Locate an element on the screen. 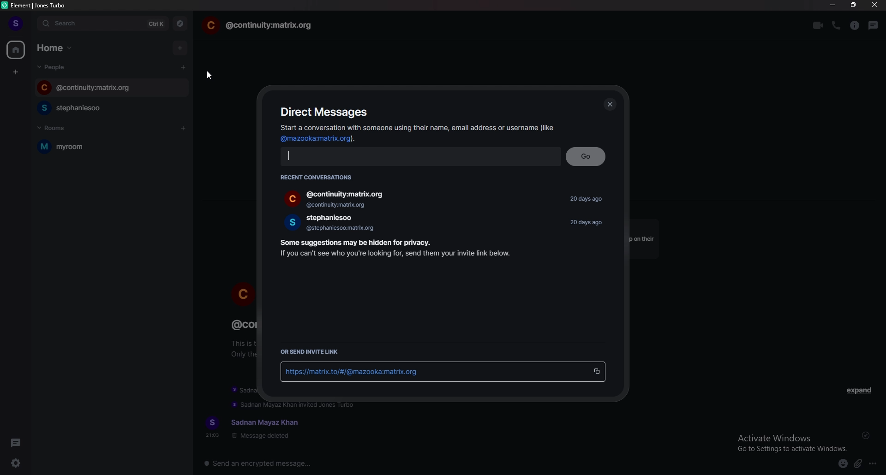  input email is located at coordinates (421, 156).